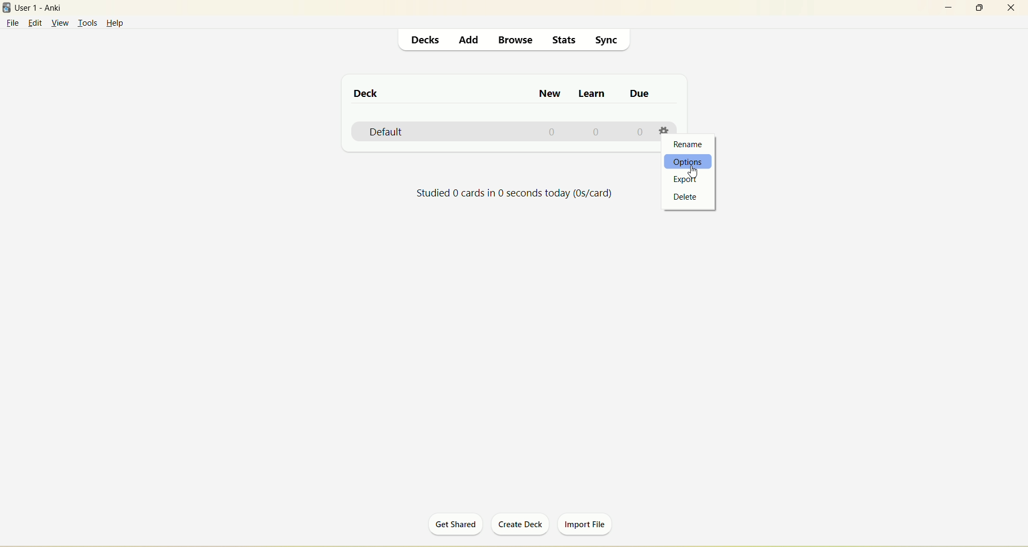  I want to click on delete, so click(685, 197).